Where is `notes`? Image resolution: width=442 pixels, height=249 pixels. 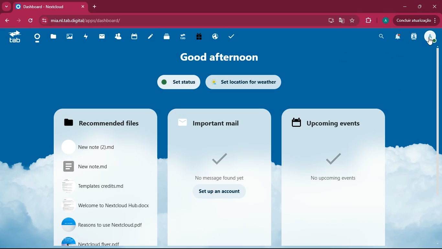
notes is located at coordinates (151, 36).